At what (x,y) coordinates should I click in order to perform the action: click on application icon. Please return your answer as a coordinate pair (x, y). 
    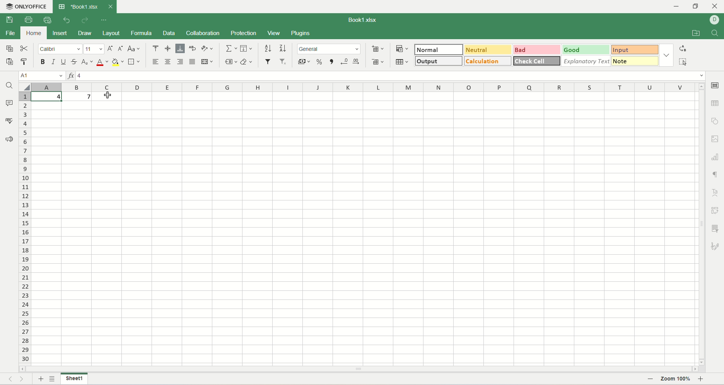
    Looking at the image, I should click on (7, 6).